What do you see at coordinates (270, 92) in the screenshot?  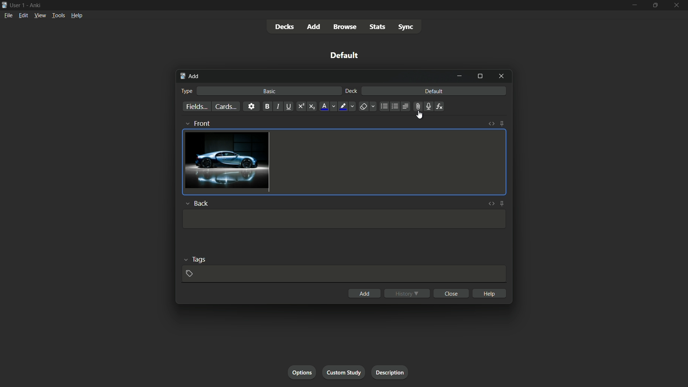 I see `basic` at bounding box center [270, 92].